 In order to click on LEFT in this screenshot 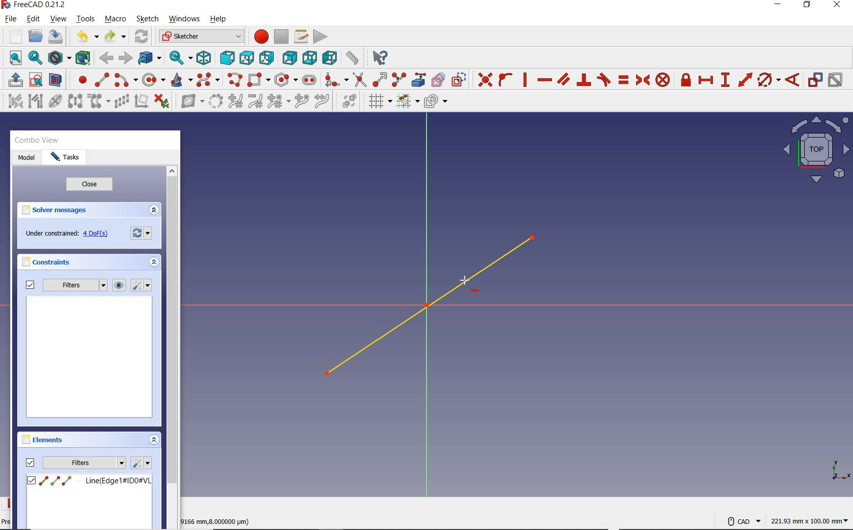, I will do `click(331, 58)`.